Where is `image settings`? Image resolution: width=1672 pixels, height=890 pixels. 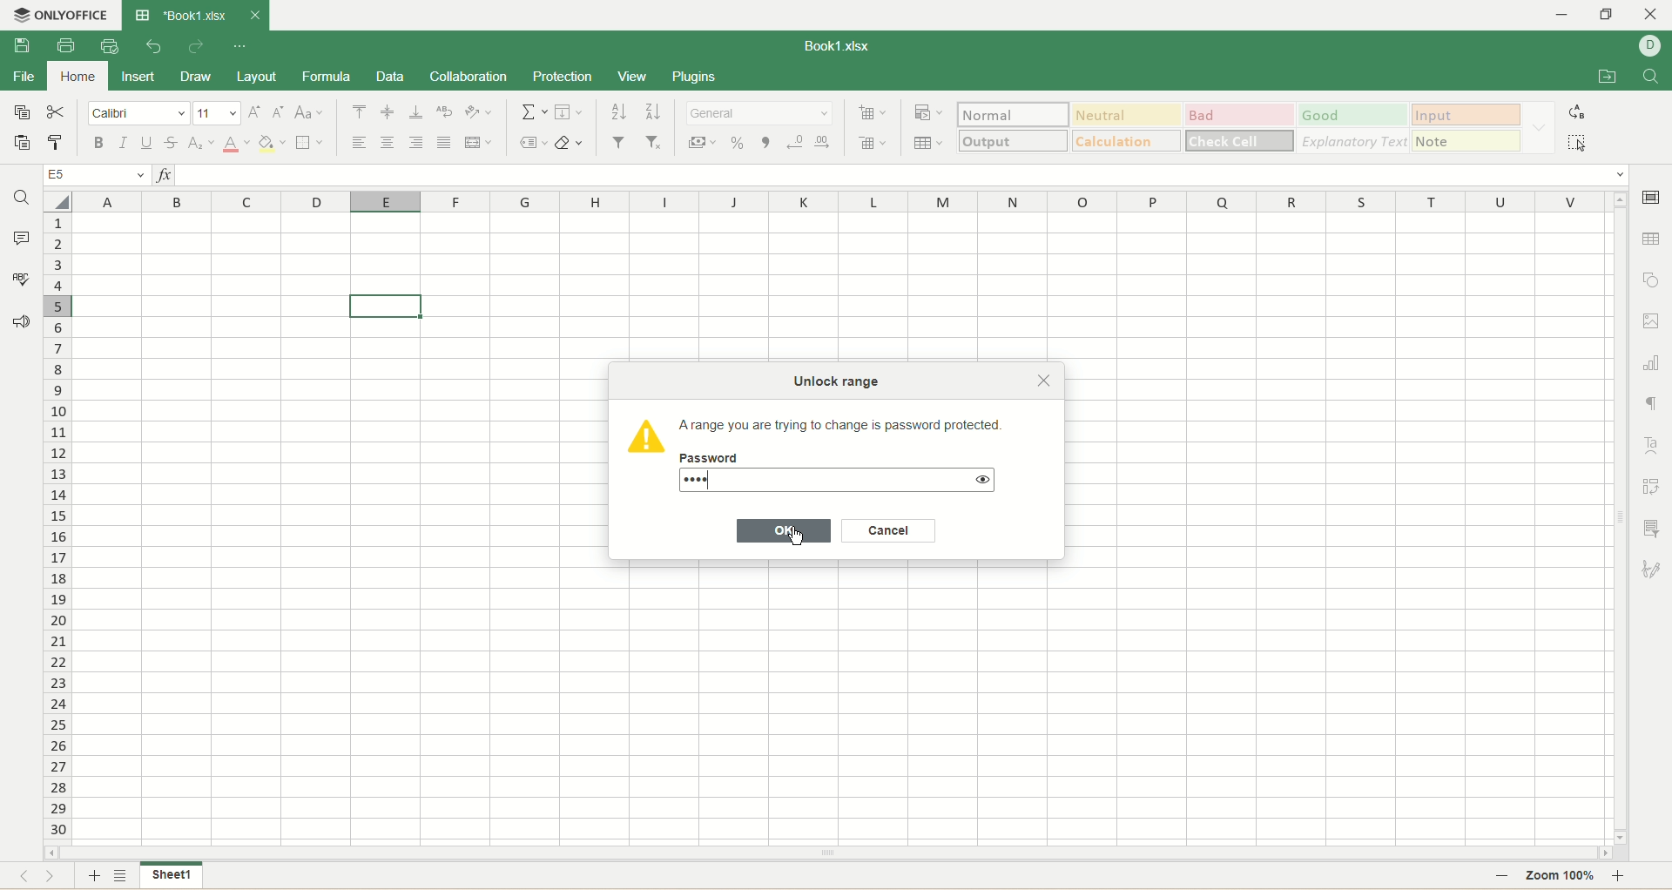 image settings is located at coordinates (1655, 320).